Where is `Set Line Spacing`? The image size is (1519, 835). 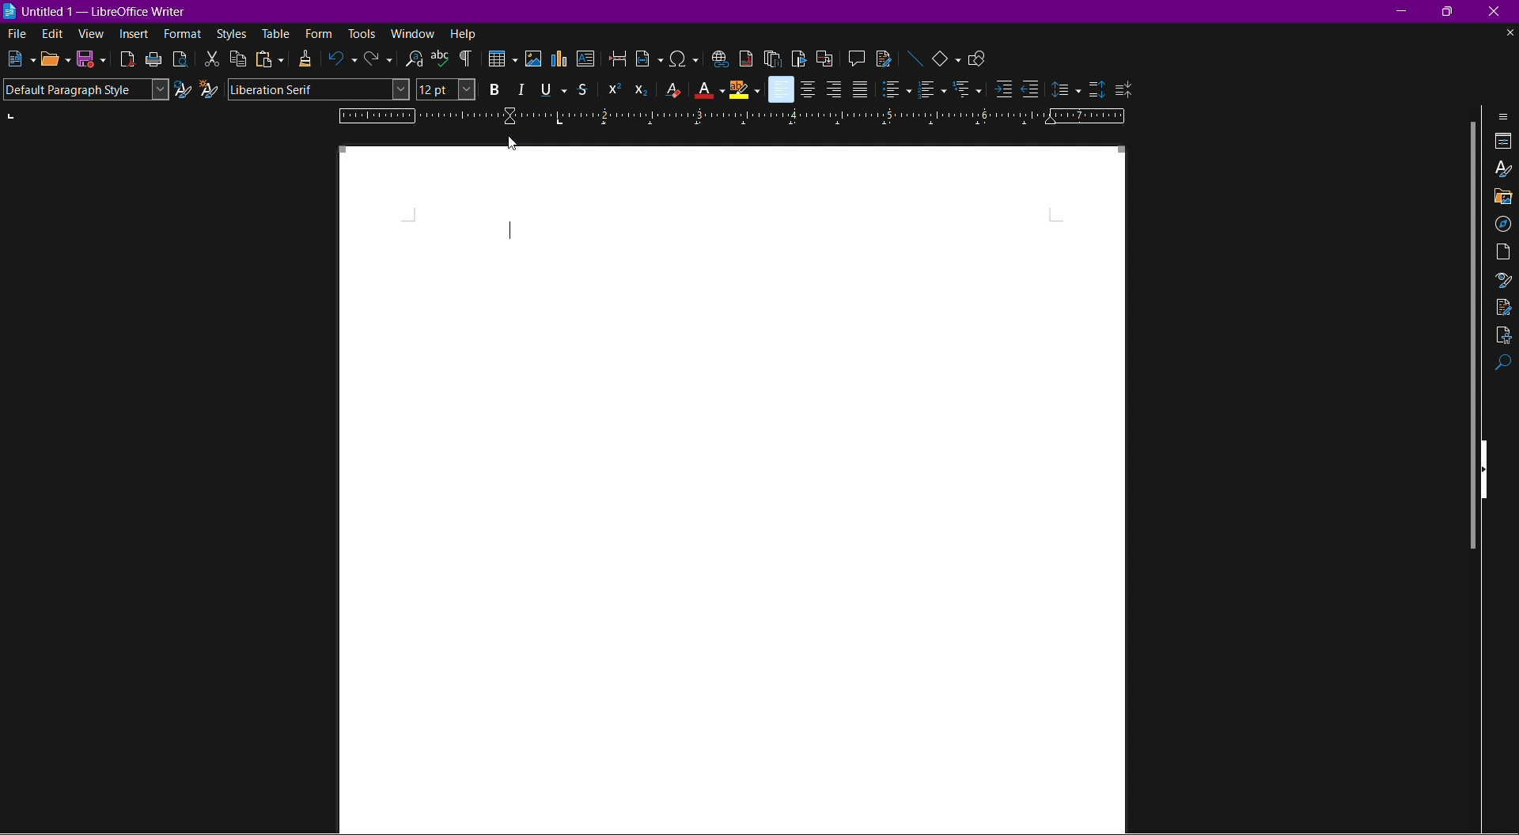 Set Line Spacing is located at coordinates (1066, 87).